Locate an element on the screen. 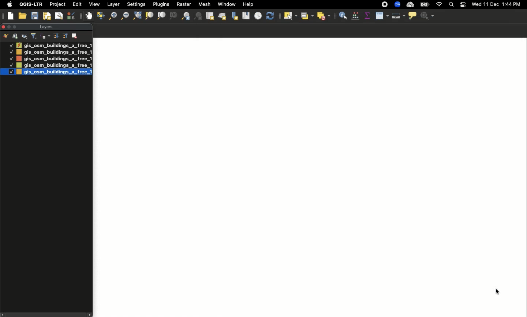 The height and width of the screenshot is (317, 527). Notification is located at coordinates (462, 5).